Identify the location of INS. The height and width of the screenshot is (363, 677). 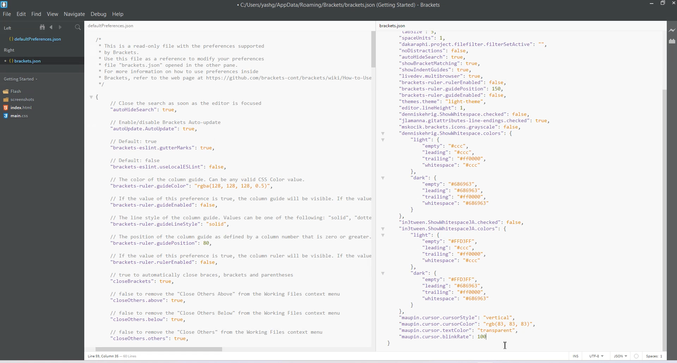
(575, 356).